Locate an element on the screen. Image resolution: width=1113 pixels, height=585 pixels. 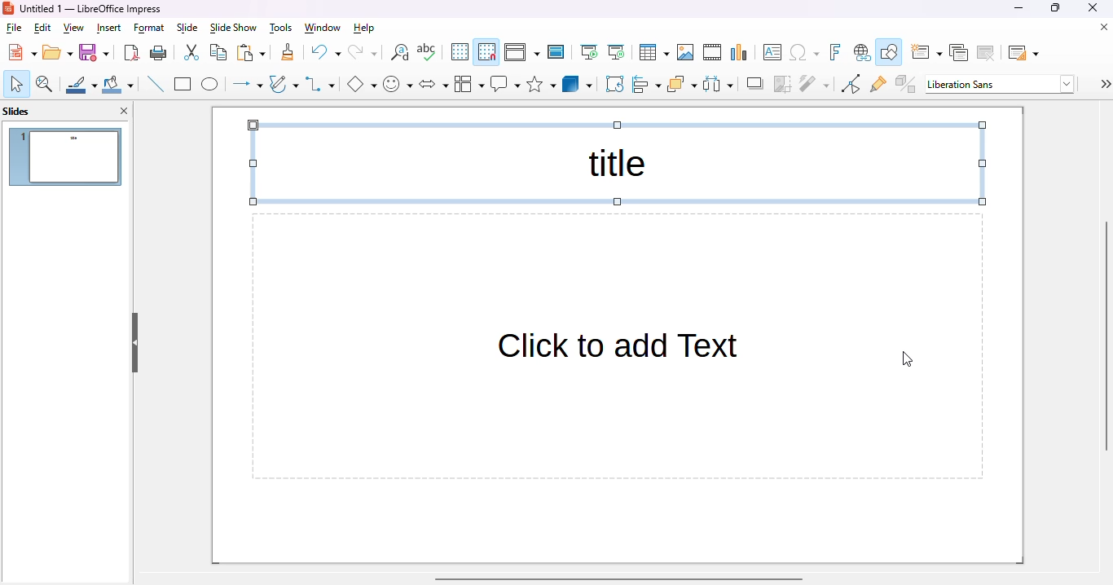
slide 1 is located at coordinates (67, 157).